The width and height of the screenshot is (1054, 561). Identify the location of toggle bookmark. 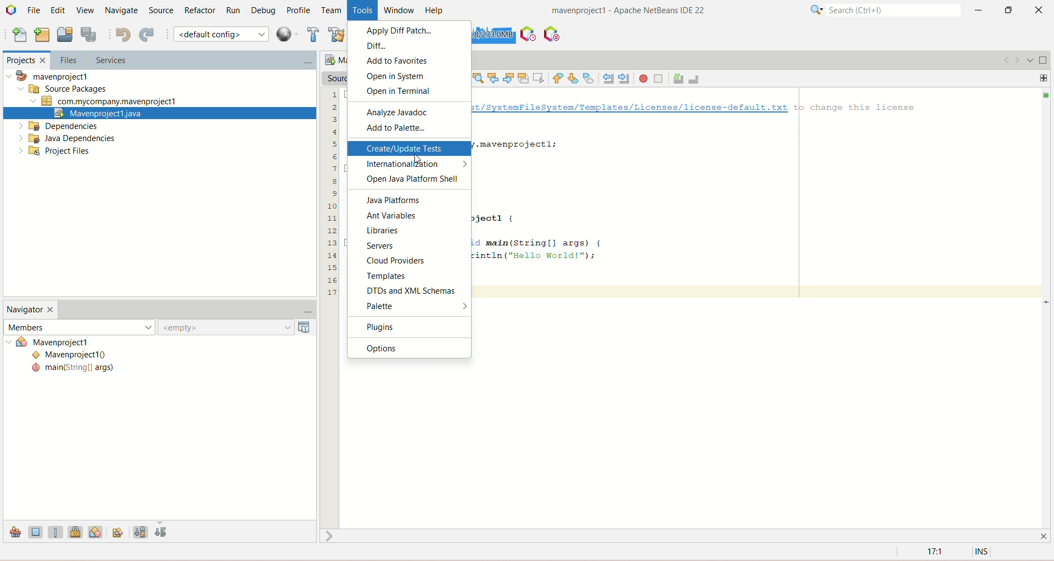
(590, 78).